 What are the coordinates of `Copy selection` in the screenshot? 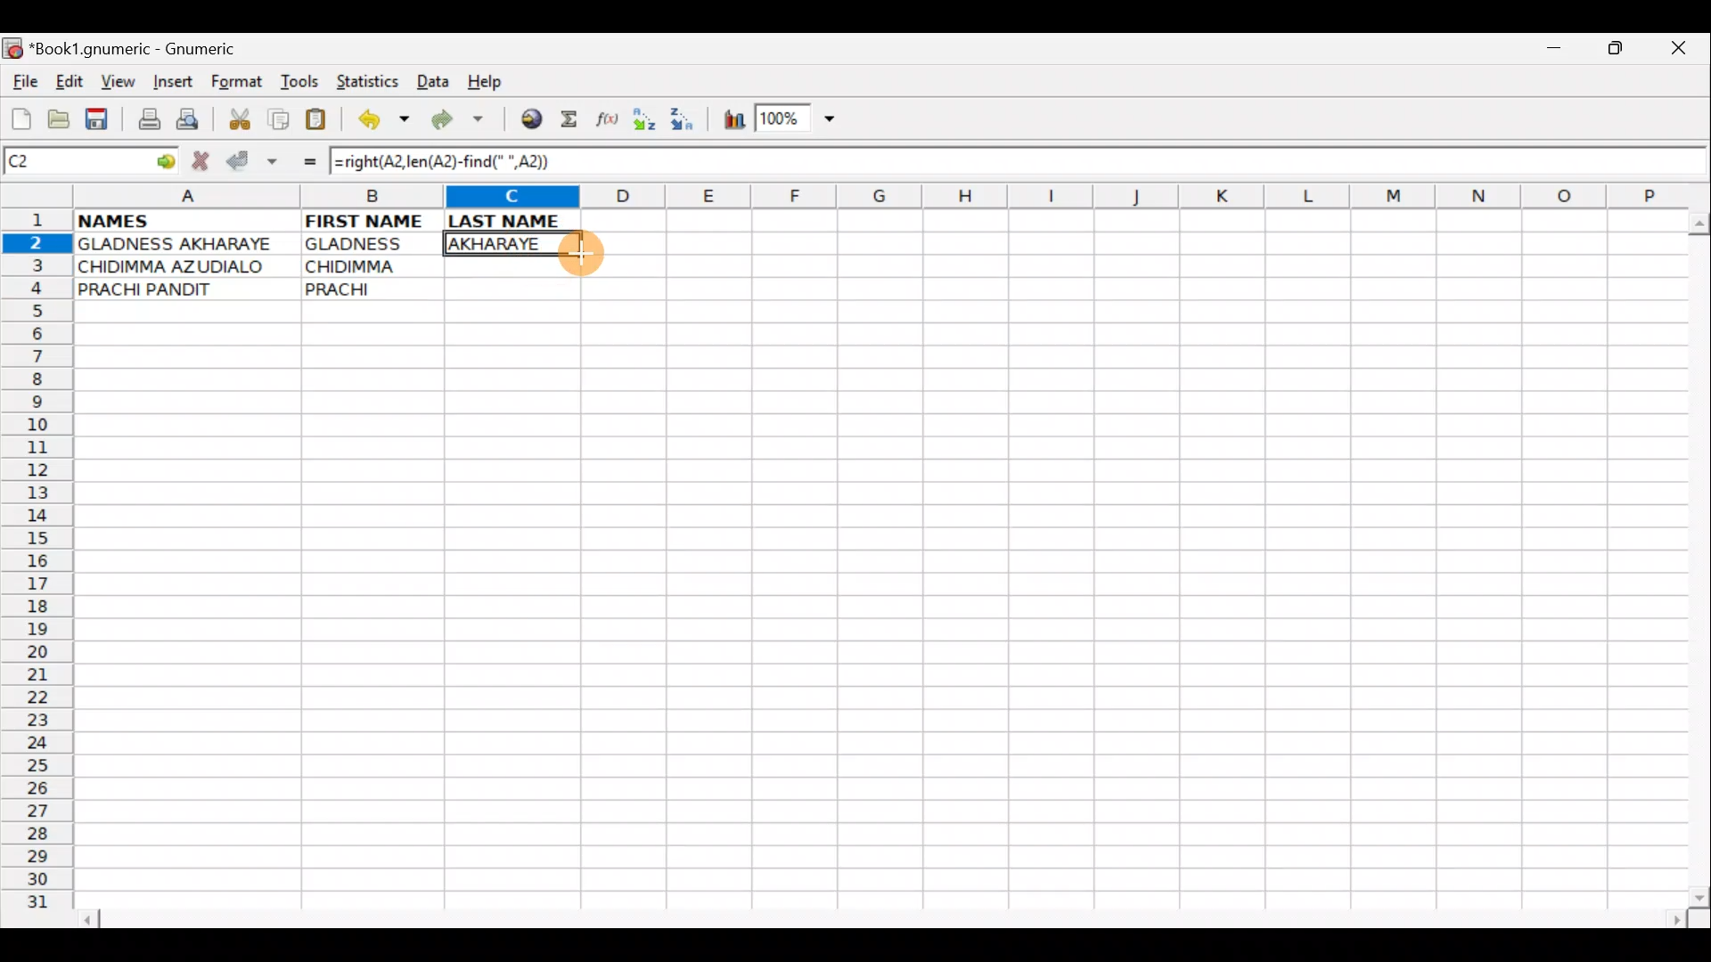 It's located at (280, 118).